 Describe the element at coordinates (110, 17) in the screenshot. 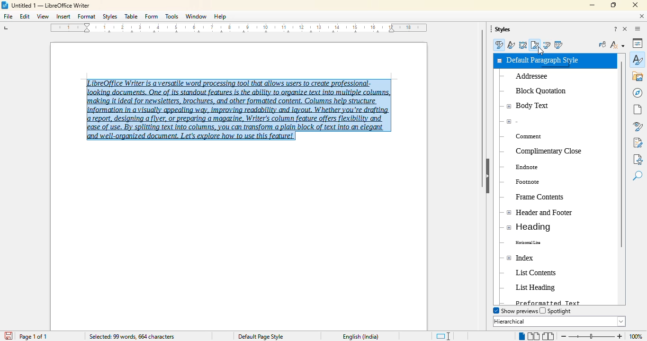

I see `styles` at that location.